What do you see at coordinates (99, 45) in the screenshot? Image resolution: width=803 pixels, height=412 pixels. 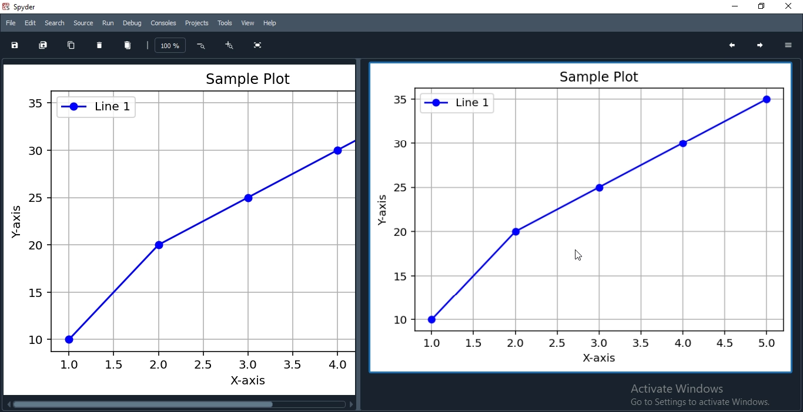 I see `delete` at bounding box center [99, 45].